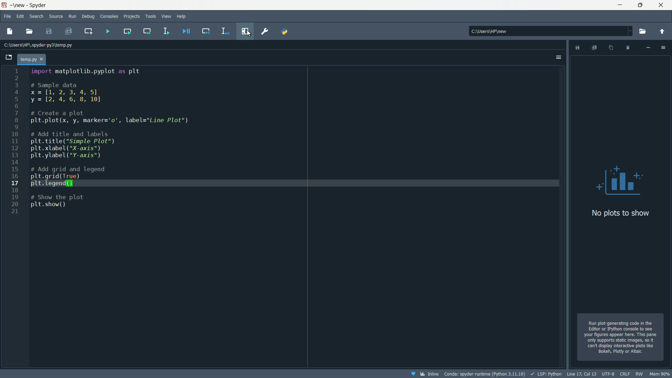 This screenshot has width=672, height=378. I want to click on add cell to the current line, so click(89, 30).